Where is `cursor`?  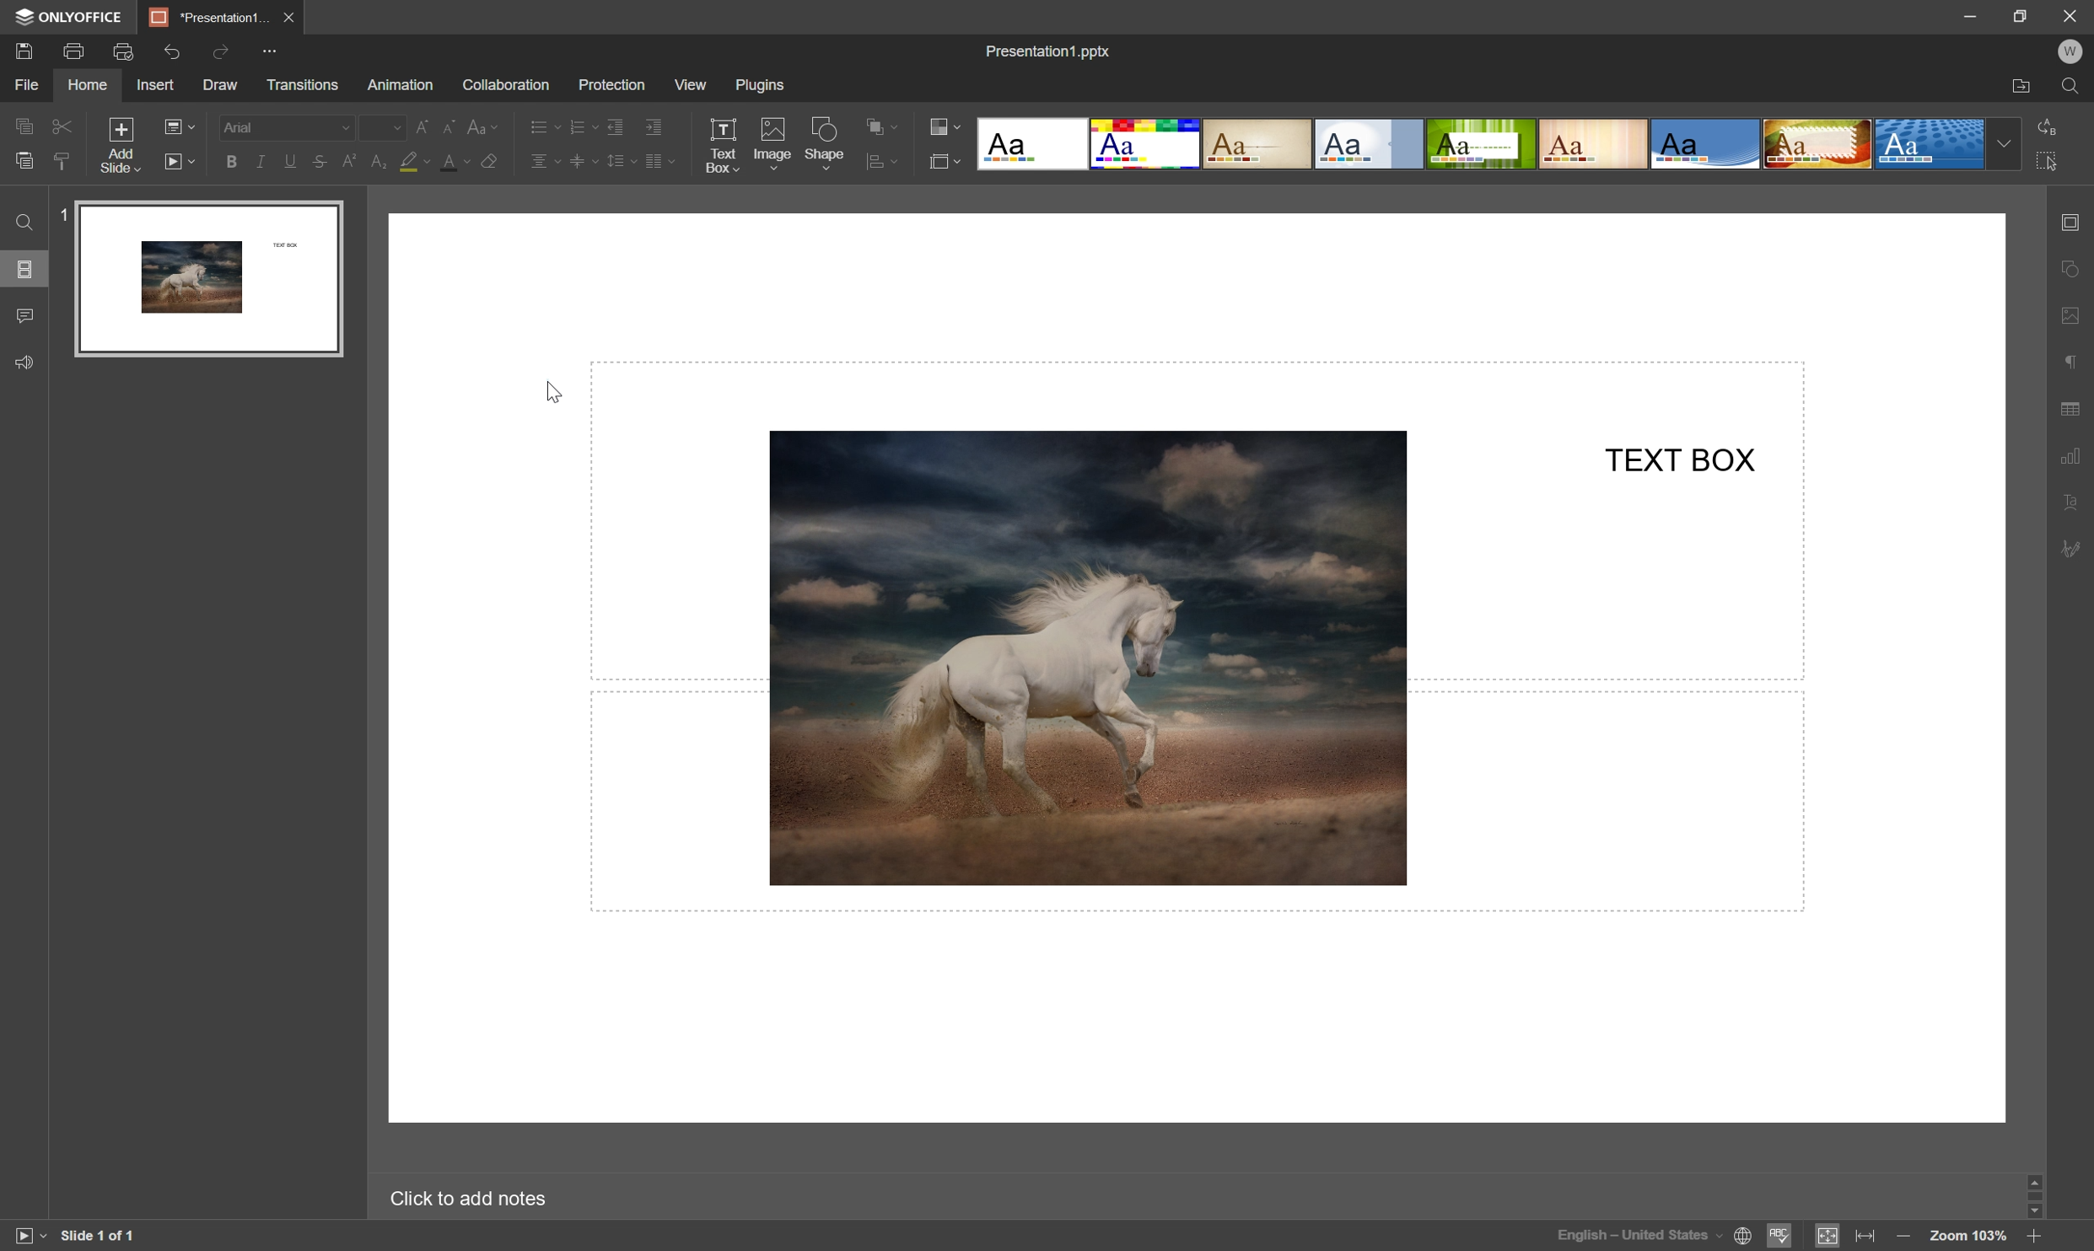
cursor is located at coordinates (552, 389).